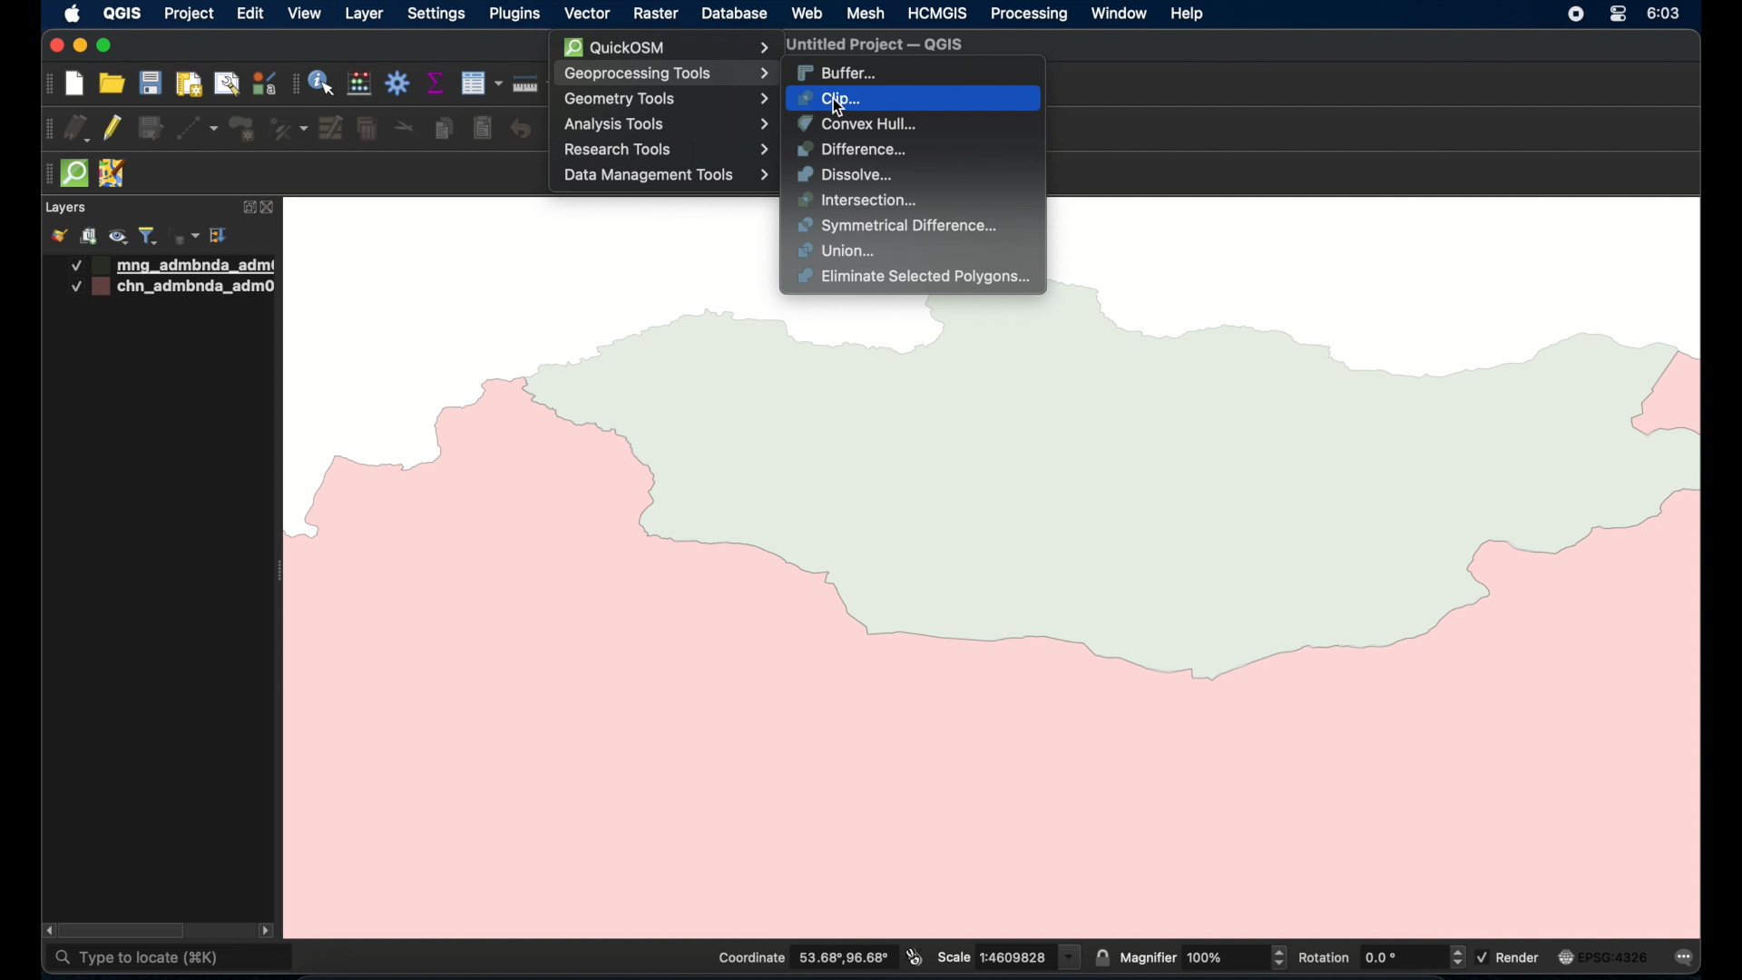 The image size is (1742, 980). I want to click on close, so click(54, 45).